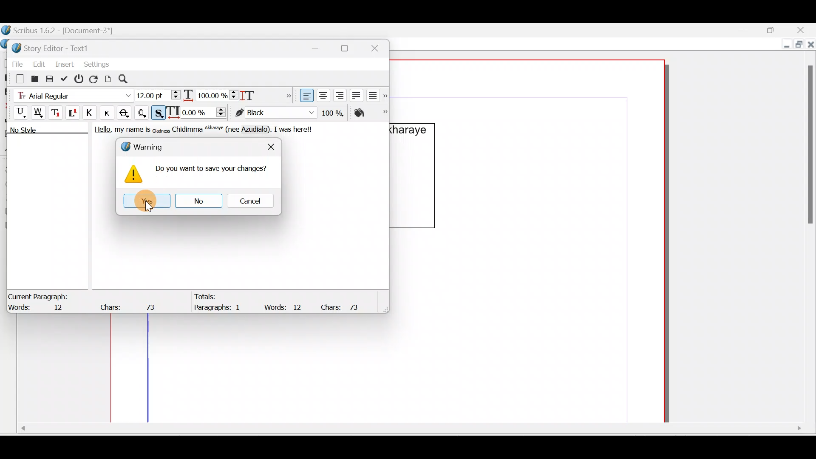 The image size is (816, 459). I want to click on Underline words only, so click(39, 112).